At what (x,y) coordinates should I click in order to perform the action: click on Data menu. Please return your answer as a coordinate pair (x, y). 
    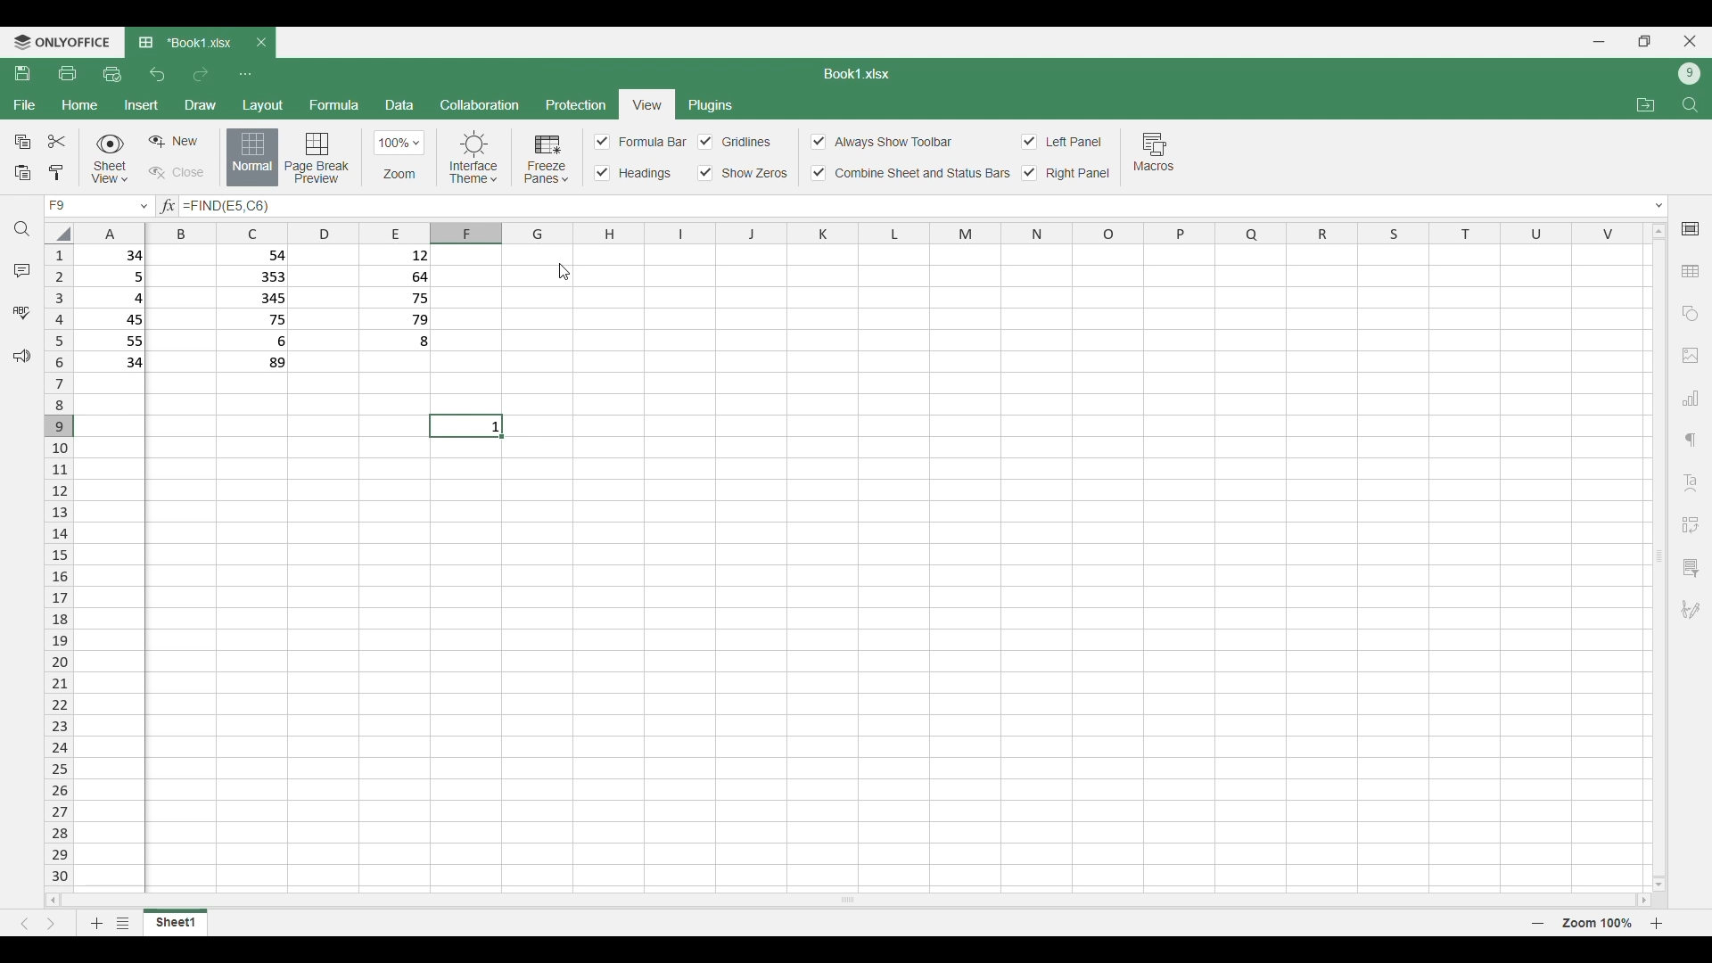
    Looking at the image, I should click on (399, 104).